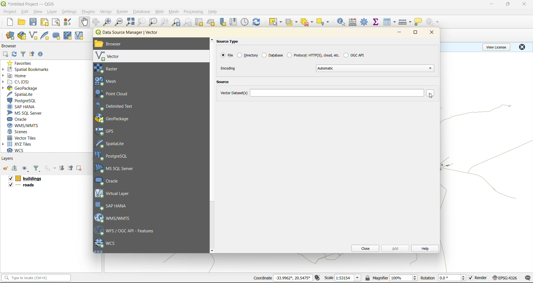  What do you see at coordinates (114, 45) in the screenshot?
I see `browser` at bounding box center [114, 45].